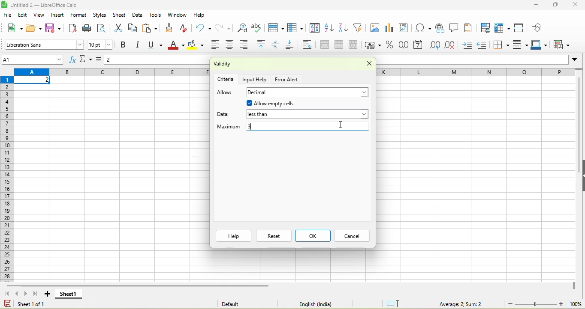 The height and width of the screenshot is (309, 585). I want to click on zoom percentage, so click(576, 303).